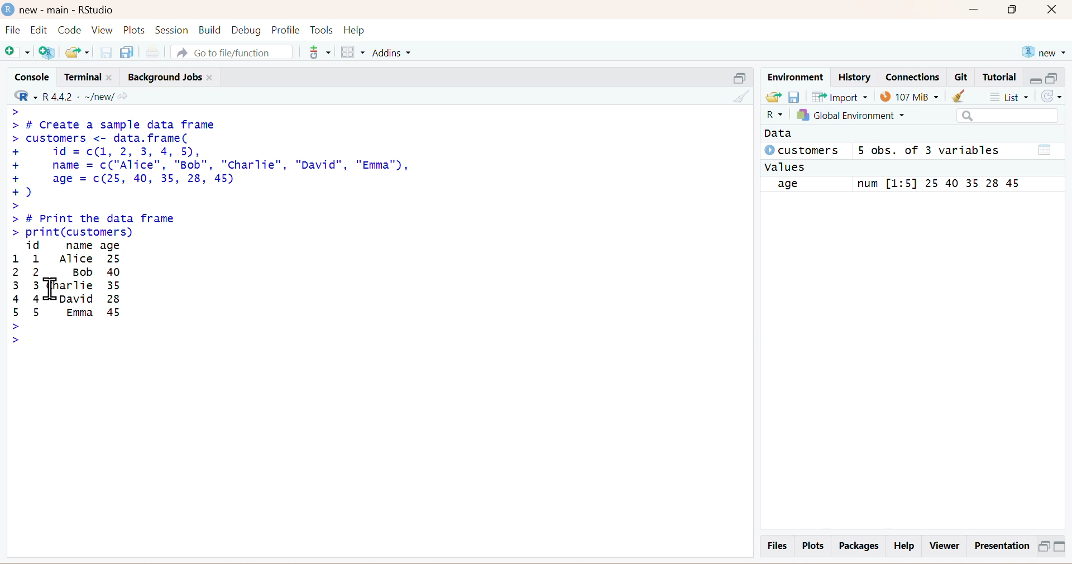 This screenshot has width=1072, height=564. What do you see at coordinates (60, 8) in the screenshot?
I see `new - main - RStudio` at bounding box center [60, 8].